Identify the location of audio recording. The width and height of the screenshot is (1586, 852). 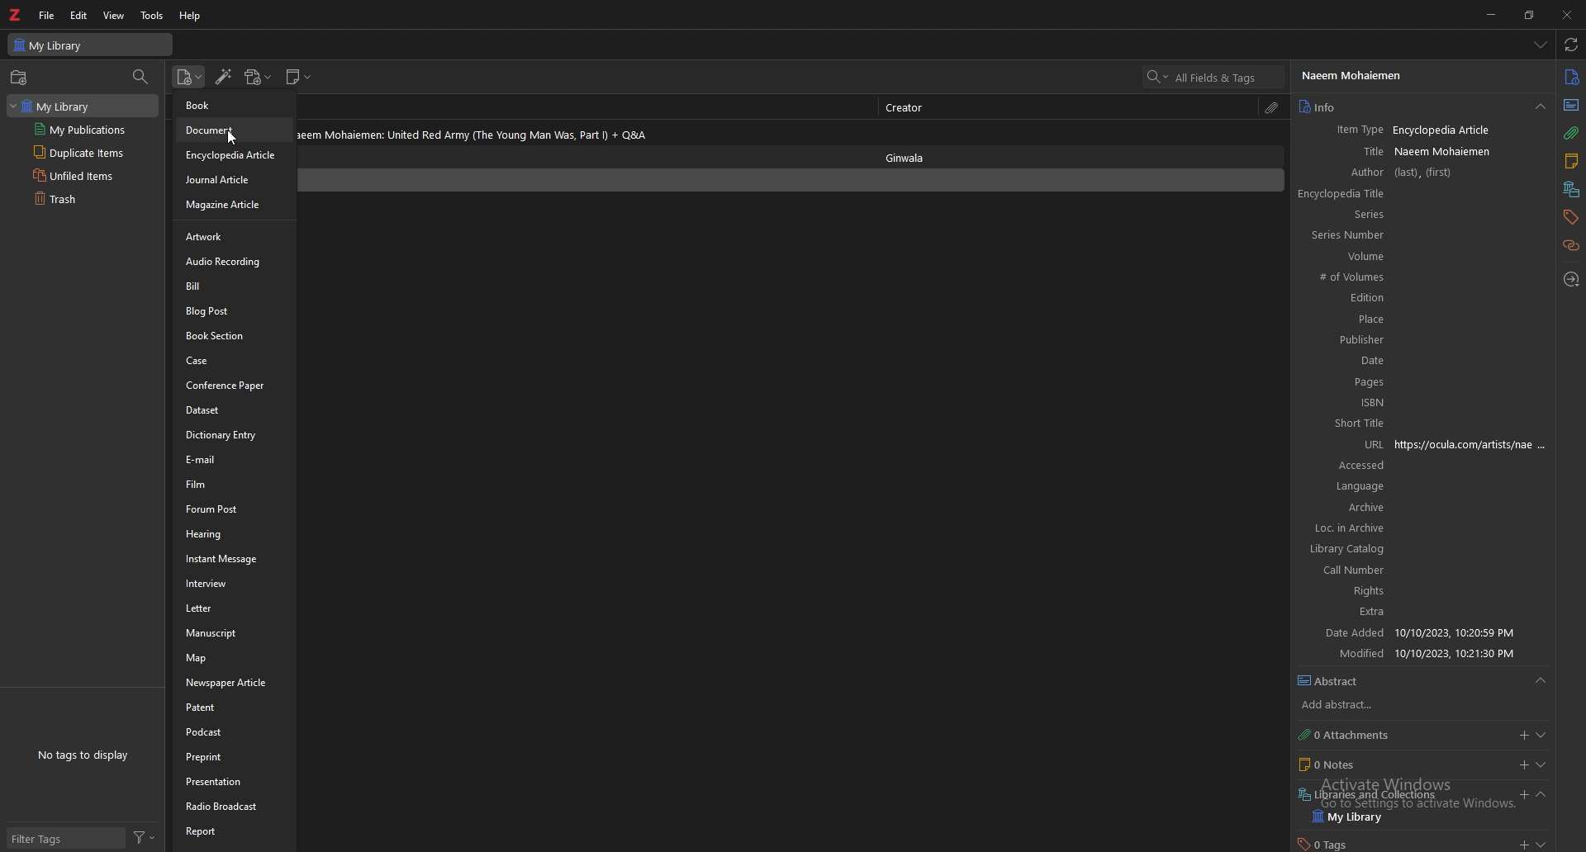
(231, 260).